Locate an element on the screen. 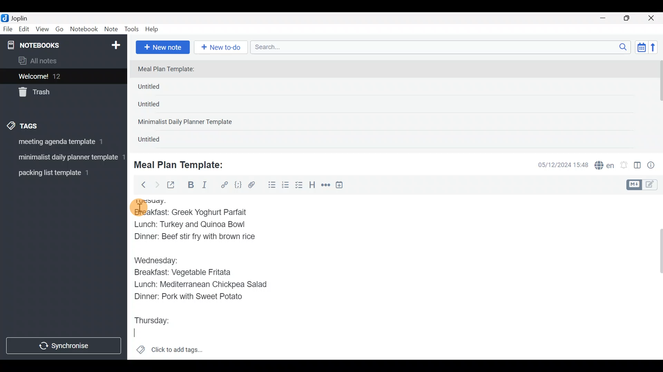 This screenshot has width=663, height=372. Set alarm is located at coordinates (624, 166).